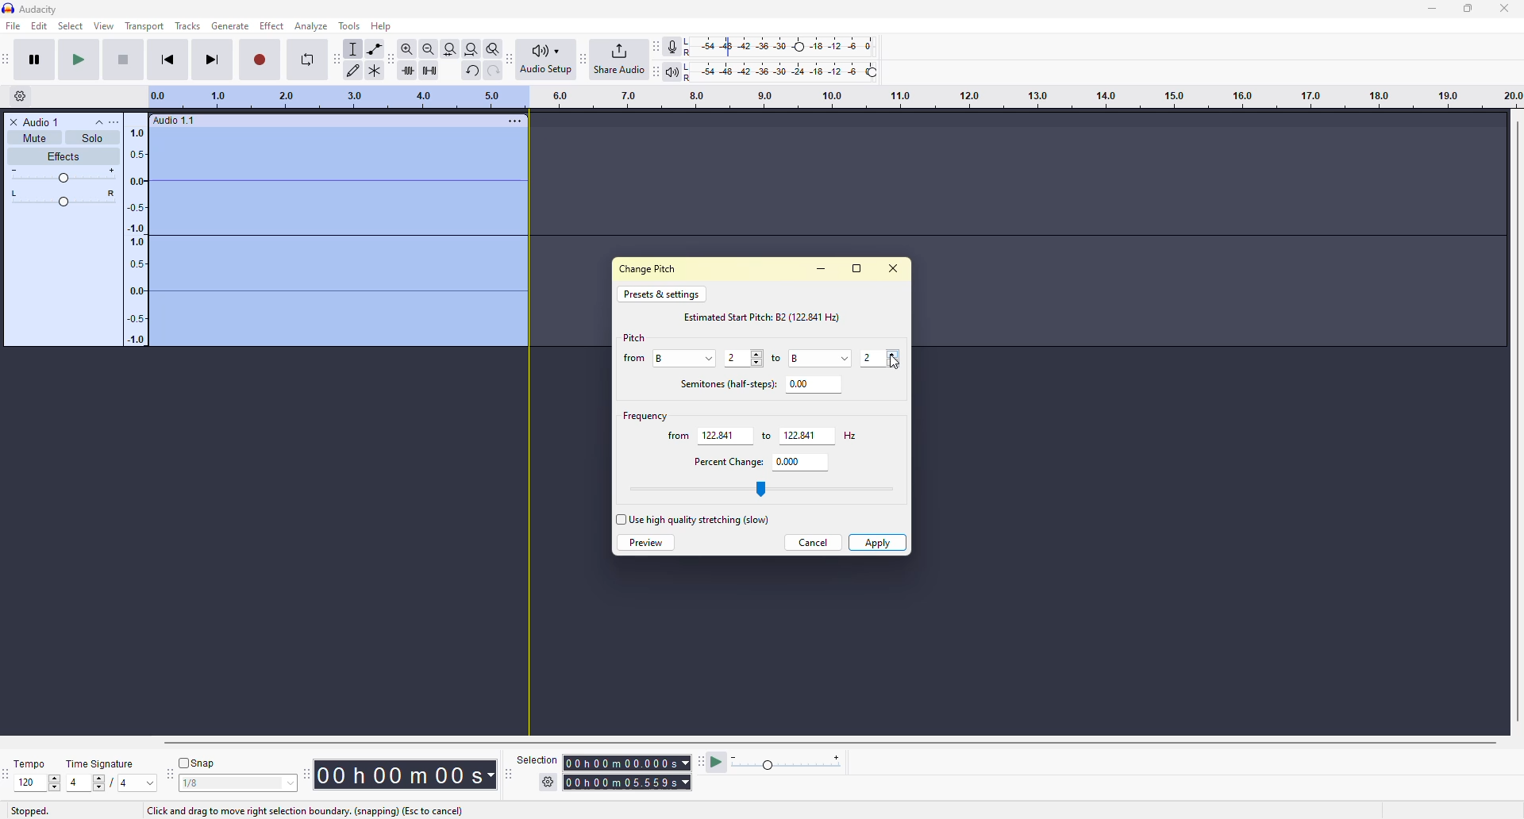  Describe the element at coordinates (780, 47) in the screenshot. I see `recording level` at that location.